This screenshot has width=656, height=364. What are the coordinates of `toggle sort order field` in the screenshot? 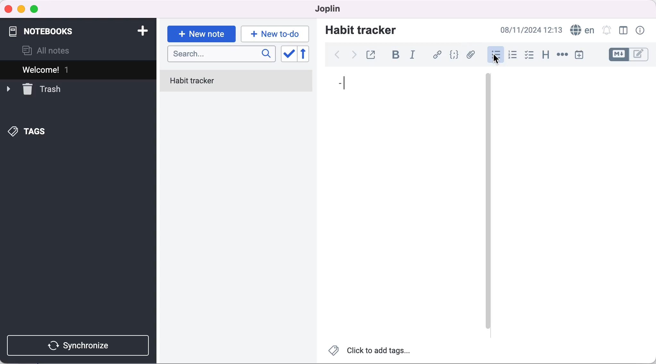 It's located at (288, 54).